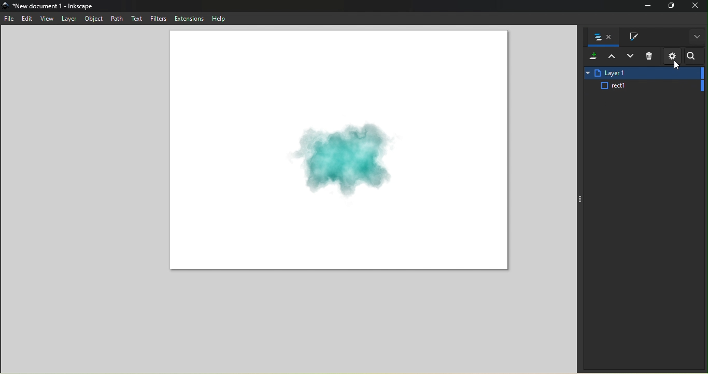  What do you see at coordinates (630, 37) in the screenshot?
I see `Fill and stroke` at bounding box center [630, 37].